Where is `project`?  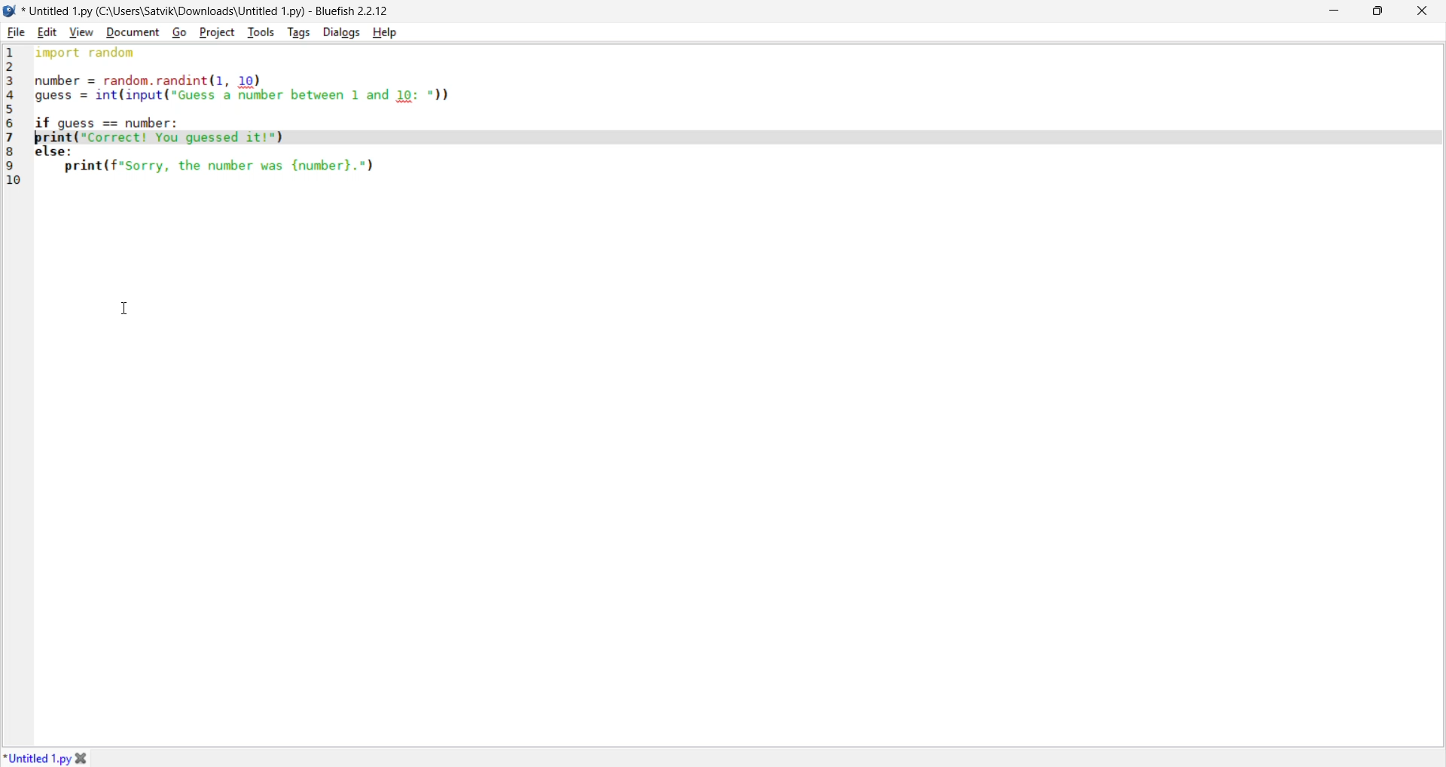 project is located at coordinates (216, 32).